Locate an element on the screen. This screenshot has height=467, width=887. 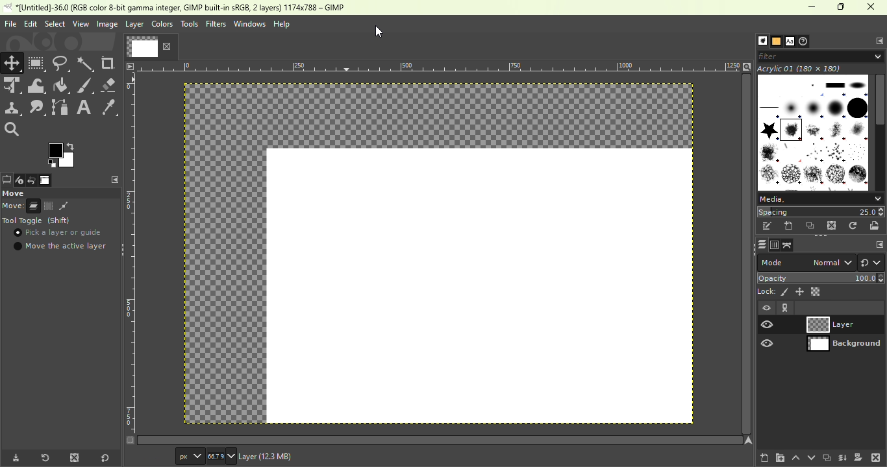
Ruler measurement is located at coordinates (190, 455).